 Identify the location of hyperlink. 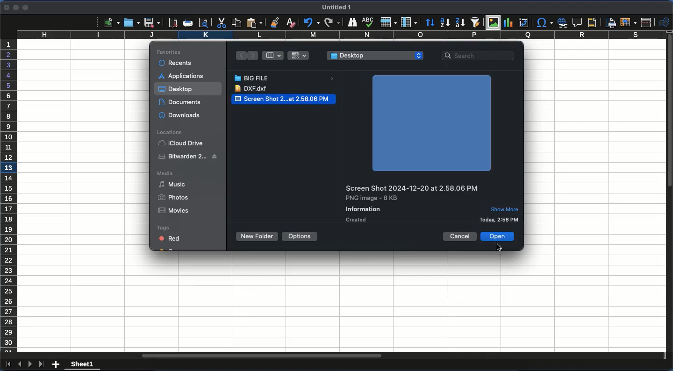
(563, 22).